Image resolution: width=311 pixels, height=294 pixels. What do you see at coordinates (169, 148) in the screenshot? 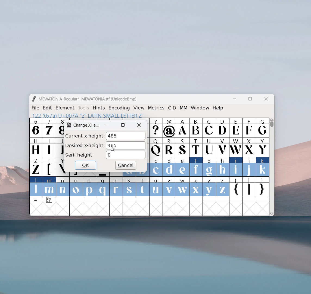
I see `R` at bounding box center [169, 148].